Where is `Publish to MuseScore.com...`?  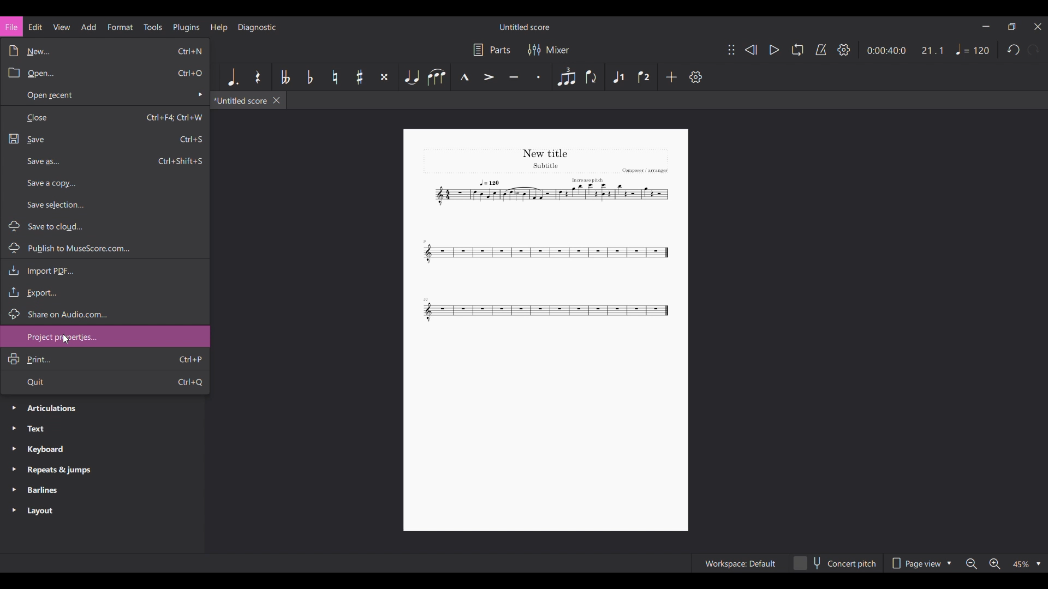 Publish to MuseScore.com... is located at coordinates (104, 248).